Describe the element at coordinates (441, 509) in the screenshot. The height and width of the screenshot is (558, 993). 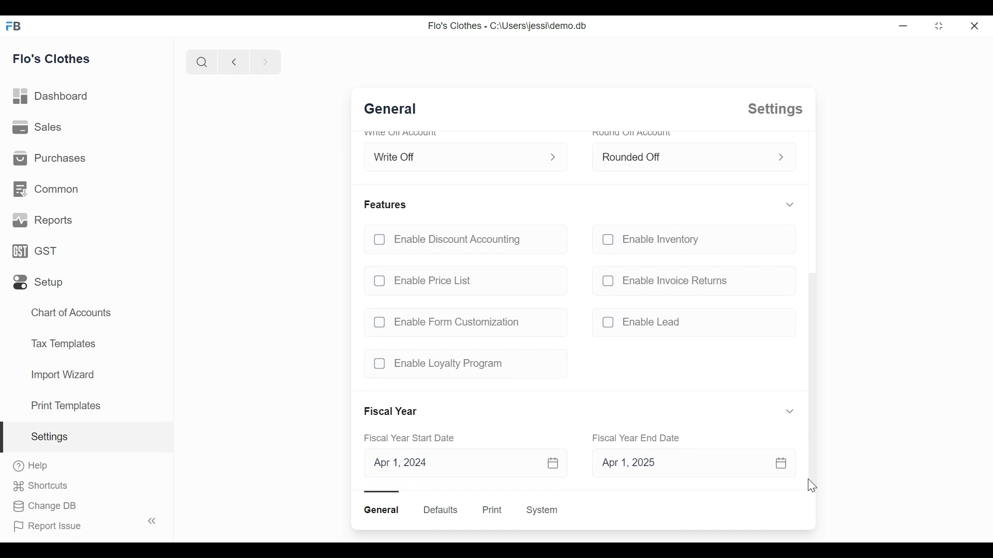
I see `Defaults` at that location.